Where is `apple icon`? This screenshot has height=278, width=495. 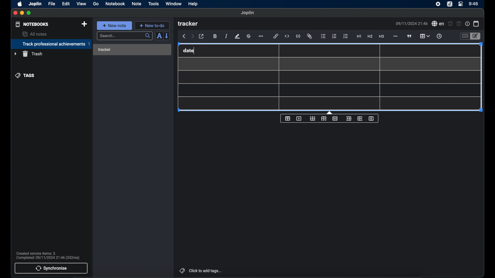
apple icon is located at coordinates (20, 4).